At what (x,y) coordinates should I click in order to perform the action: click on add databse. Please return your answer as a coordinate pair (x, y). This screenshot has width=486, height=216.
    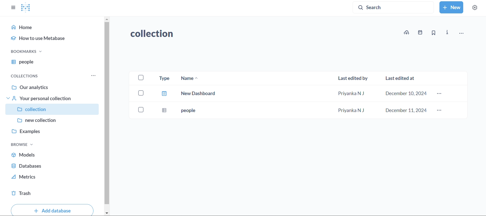
    Looking at the image, I should click on (54, 210).